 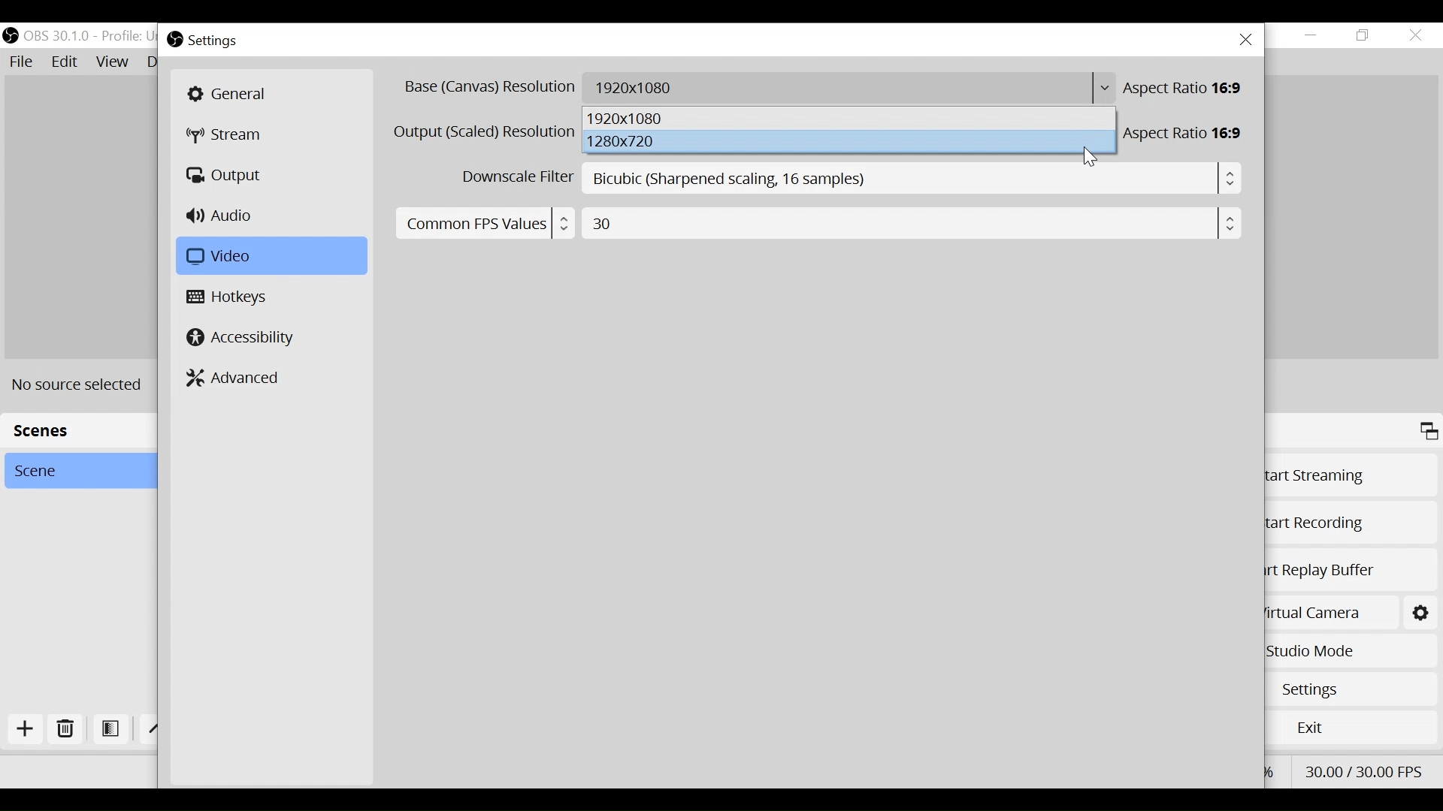 I want to click on Open Scene Filter, so click(x=110, y=730).